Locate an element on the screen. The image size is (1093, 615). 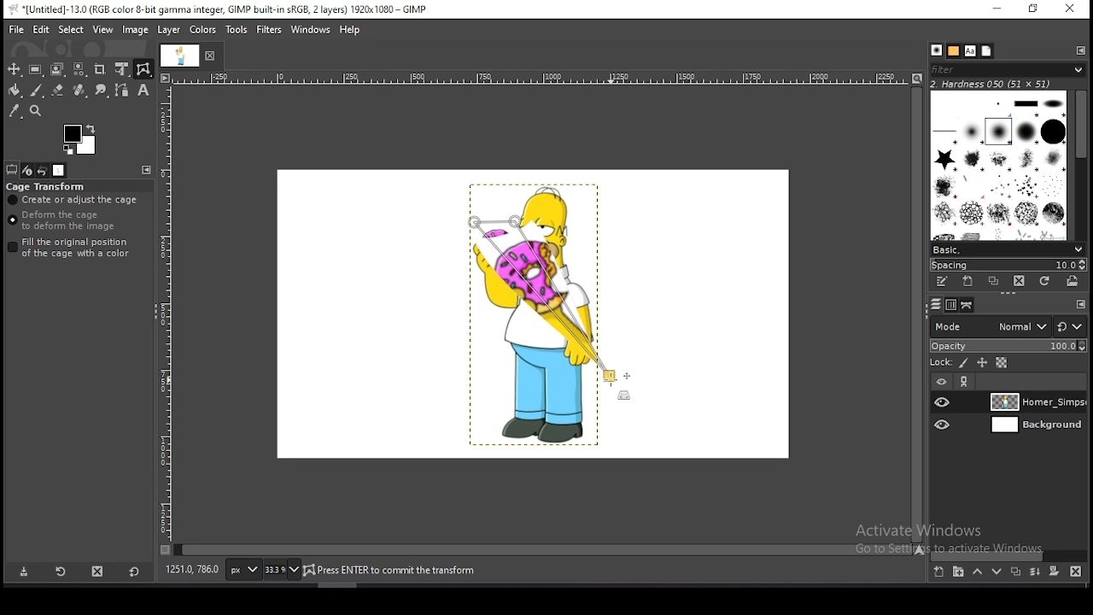
zoom status is located at coordinates (281, 570).